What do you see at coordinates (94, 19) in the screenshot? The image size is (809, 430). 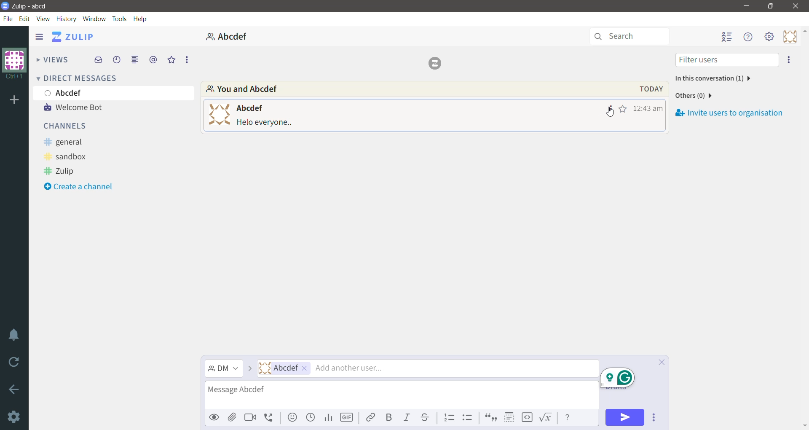 I see `Window` at bounding box center [94, 19].